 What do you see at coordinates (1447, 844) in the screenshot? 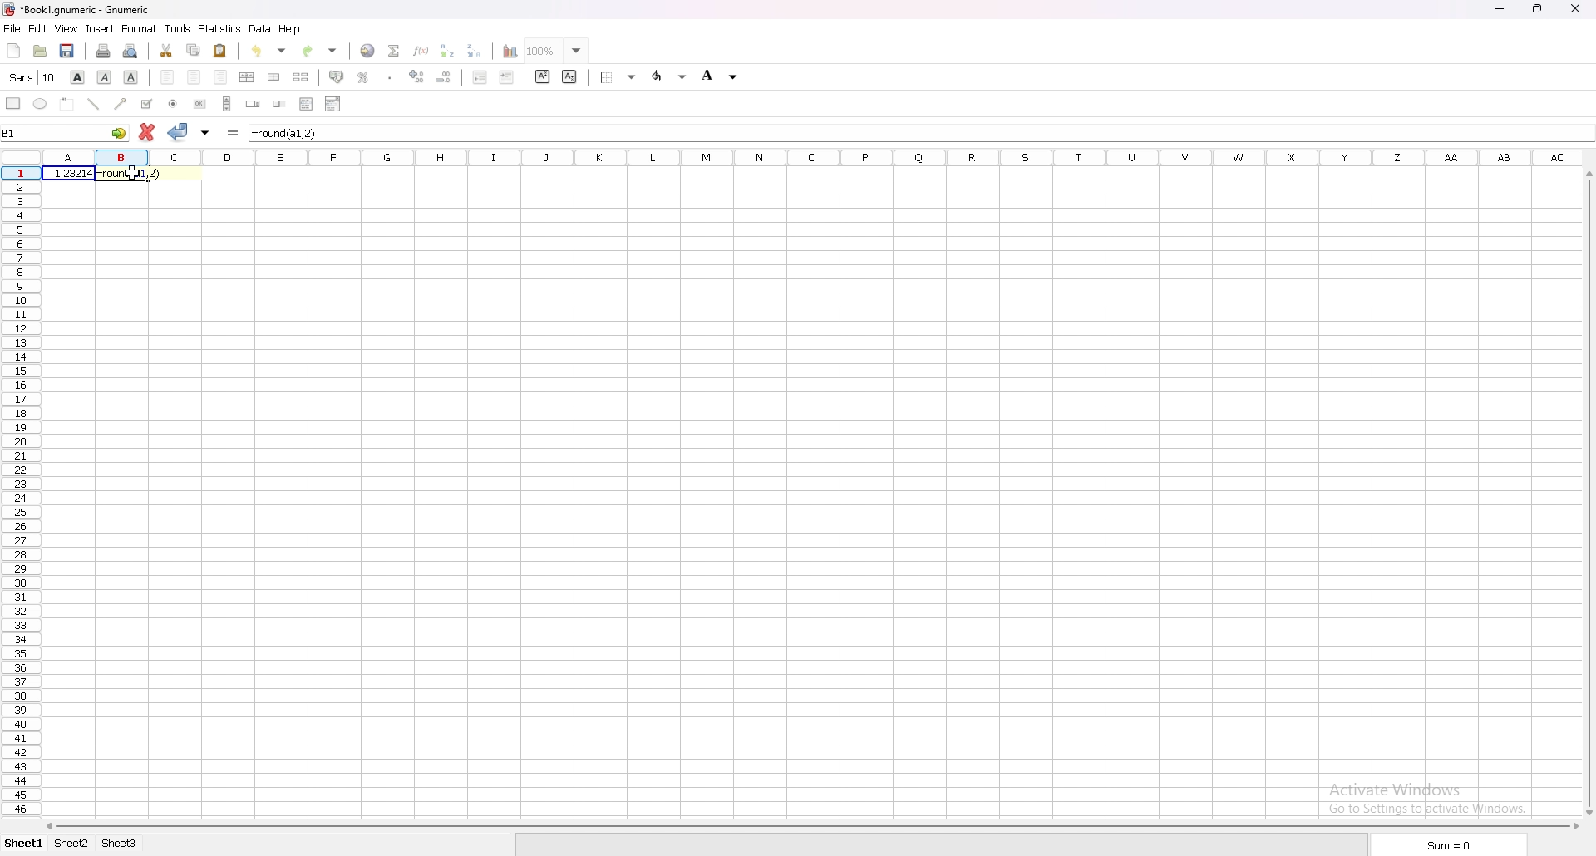
I see `sum` at bounding box center [1447, 844].